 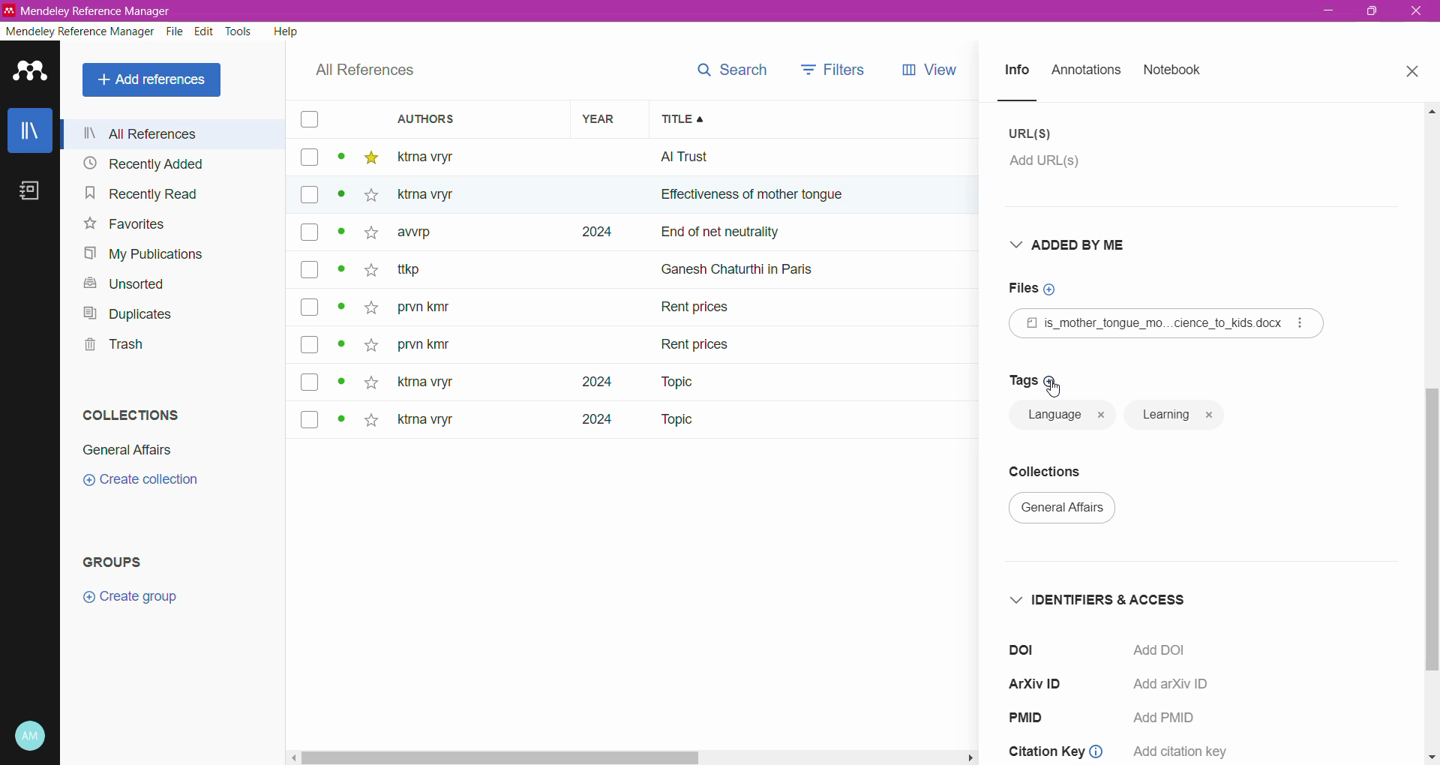 What do you see at coordinates (1169, 718) in the screenshot?
I see `Add PMID` at bounding box center [1169, 718].